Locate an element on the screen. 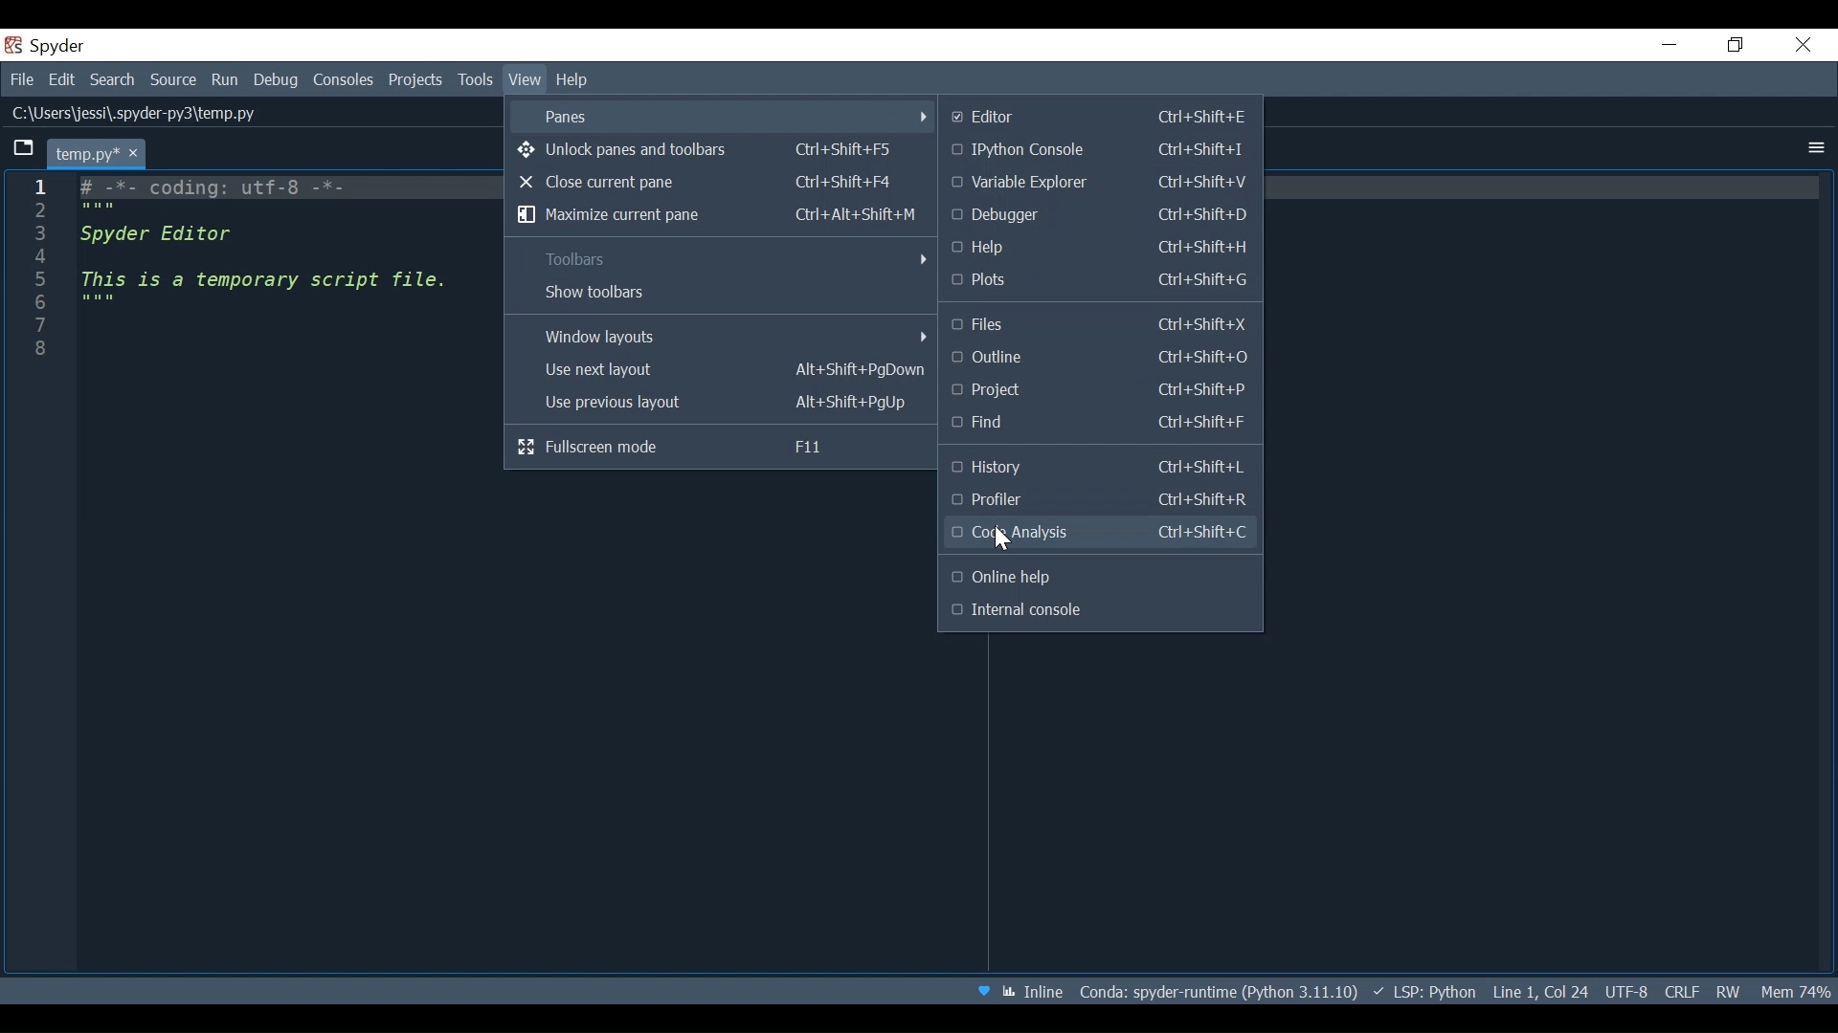  Toolbars is located at coordinates (722, 259).